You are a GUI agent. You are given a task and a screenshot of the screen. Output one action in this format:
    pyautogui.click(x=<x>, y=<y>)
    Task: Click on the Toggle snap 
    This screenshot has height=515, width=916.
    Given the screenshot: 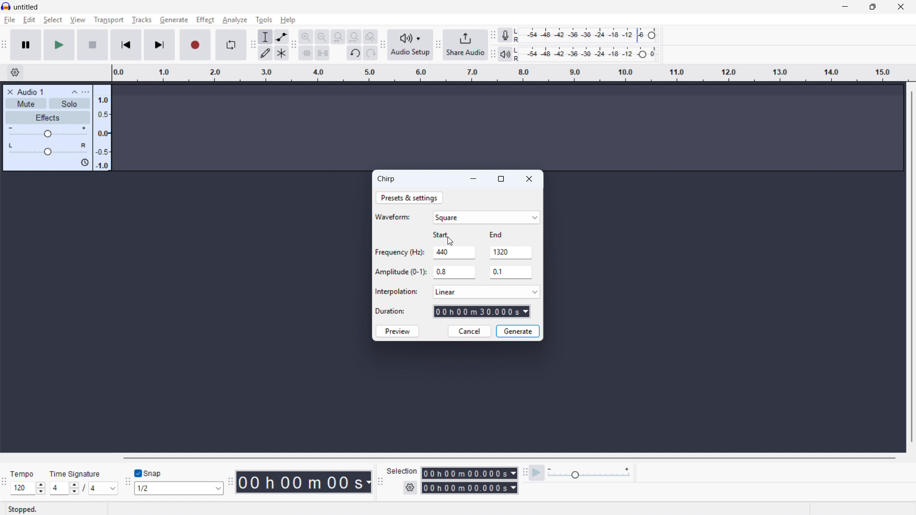 What is the action you would take?
    pyautogui.click(x=151, y=473)
    